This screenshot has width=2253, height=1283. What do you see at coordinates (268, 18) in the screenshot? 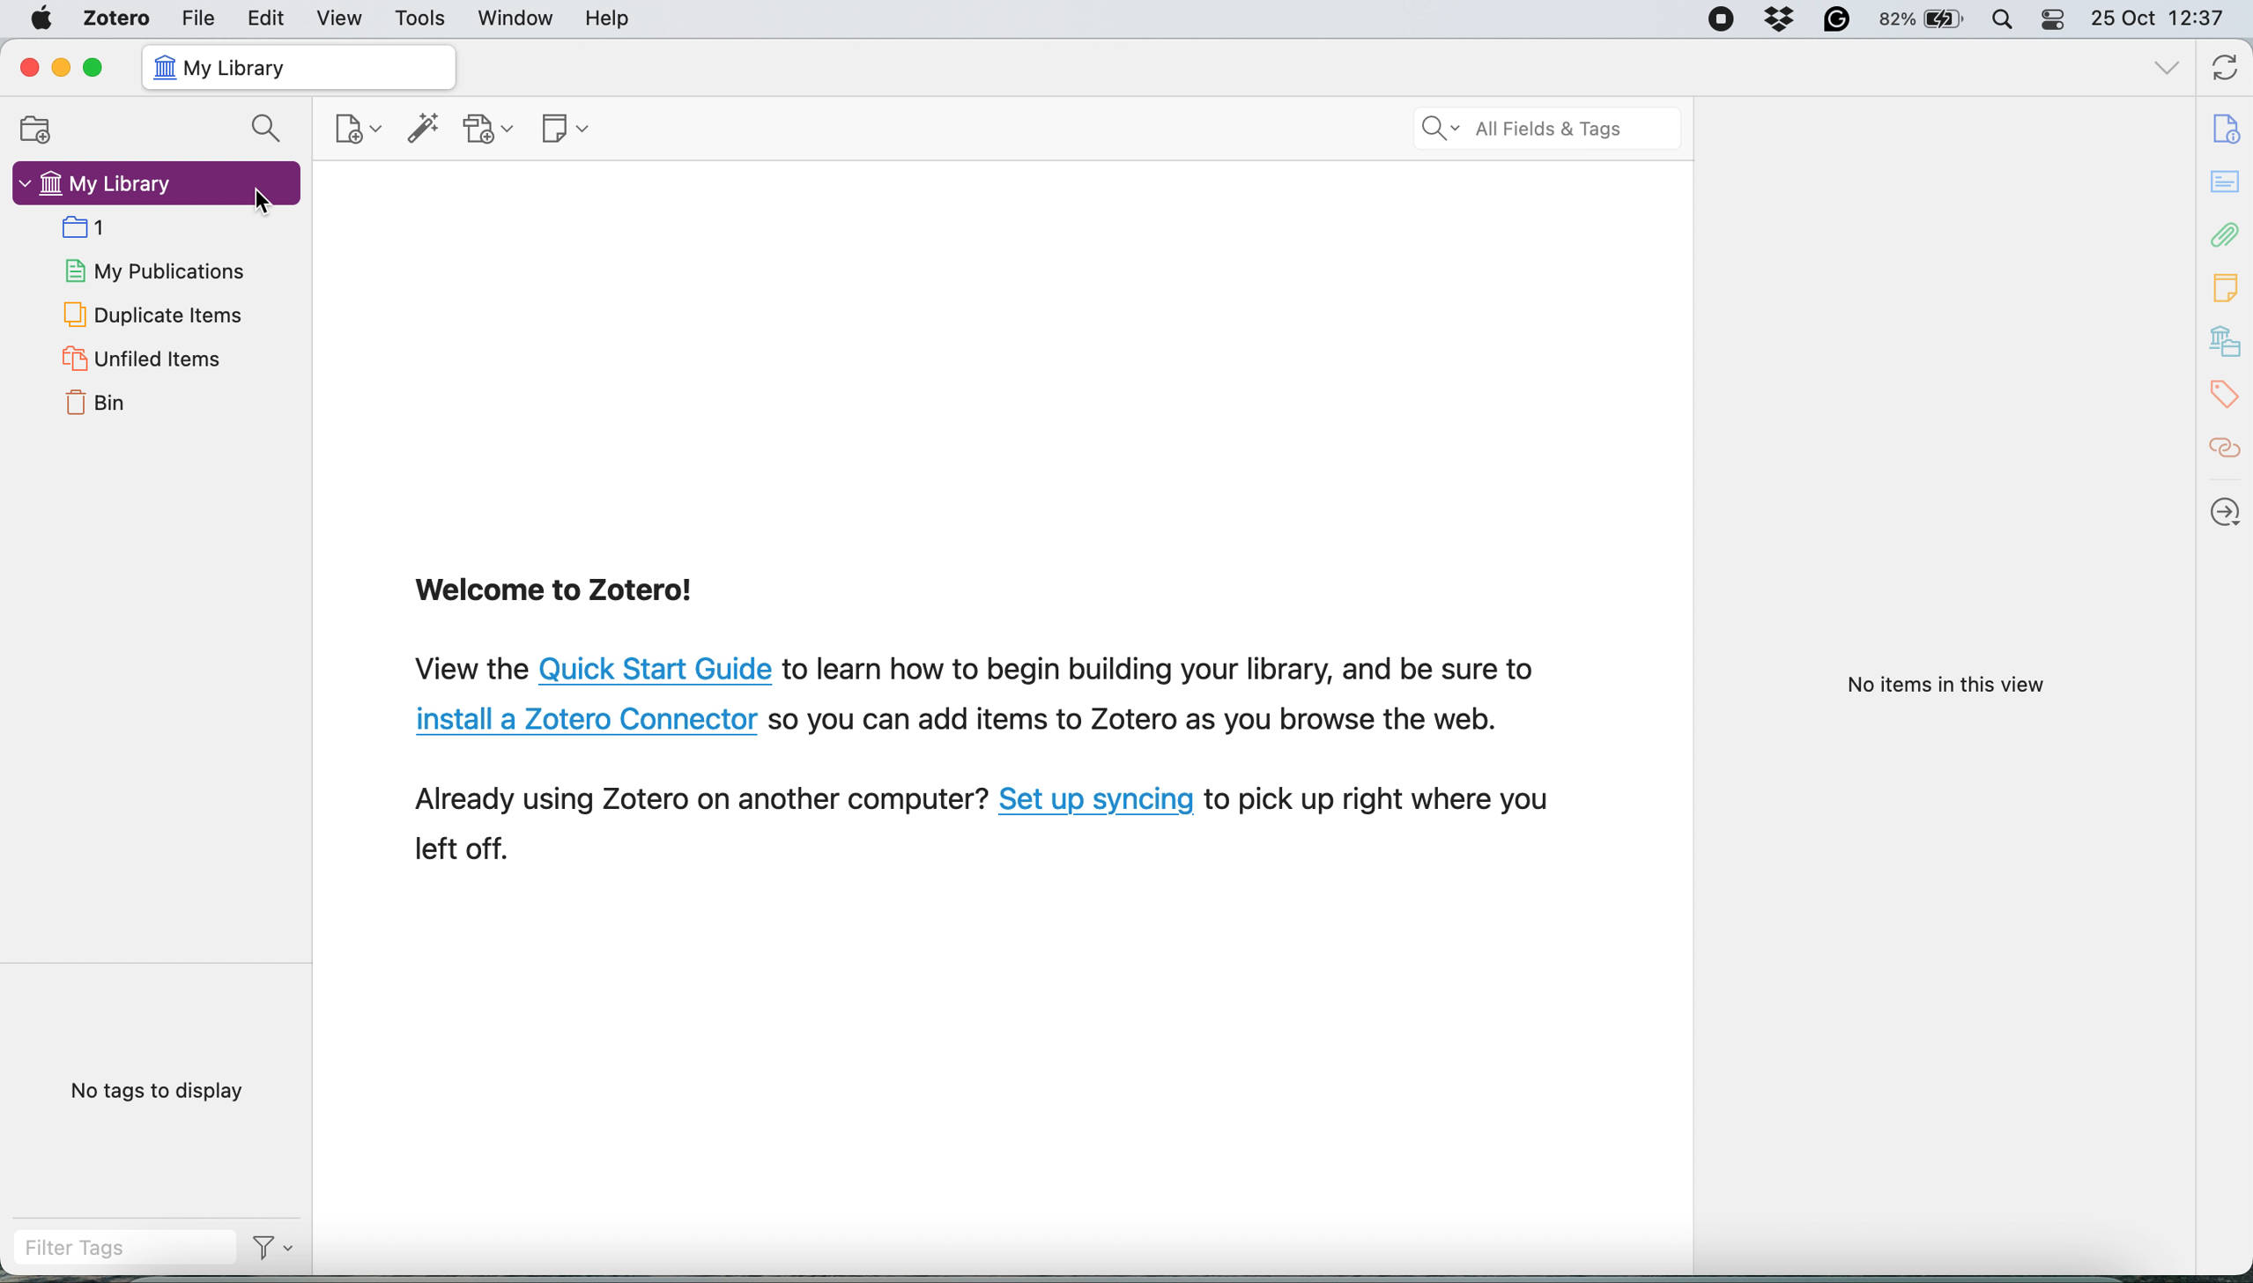
I see `edit` at bounding box center [268, 18].